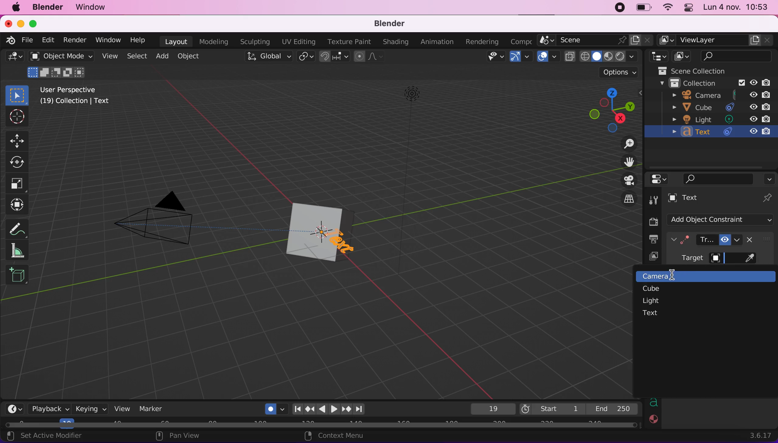  What do you see at coordinates (719, 178) in the screenshot?
I see `search` at bounding box center [719, 178].